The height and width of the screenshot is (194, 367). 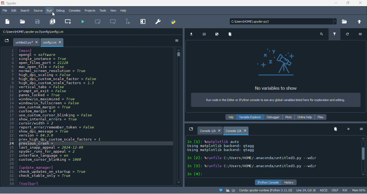 I want to click on , so click(x=178, y=98).